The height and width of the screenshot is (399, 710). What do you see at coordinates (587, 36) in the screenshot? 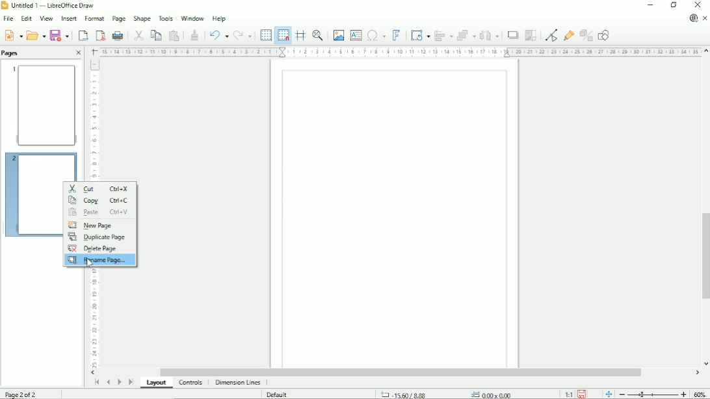
I see `Toggle extrusion` at bounding box center [587, 36].